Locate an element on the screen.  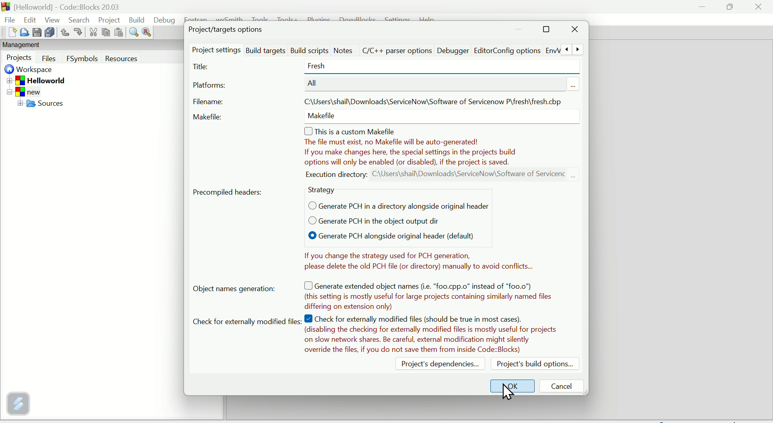
Generate PCH in the object output dir is located at coordinates (366, 221).